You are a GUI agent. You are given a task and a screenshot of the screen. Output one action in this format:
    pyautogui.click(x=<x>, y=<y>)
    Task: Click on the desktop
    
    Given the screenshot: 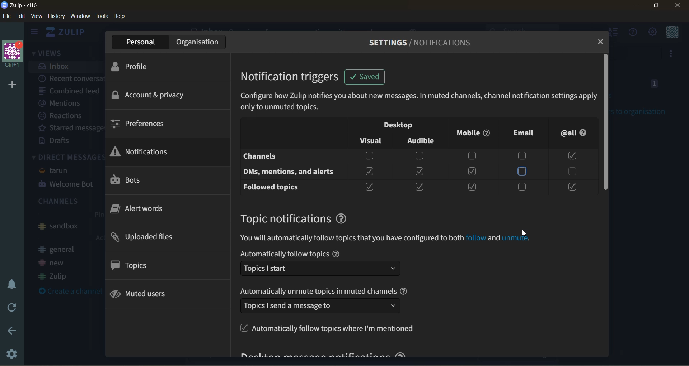 What is the action you would take?
    pyautogui.click(x=395, y=125)
    